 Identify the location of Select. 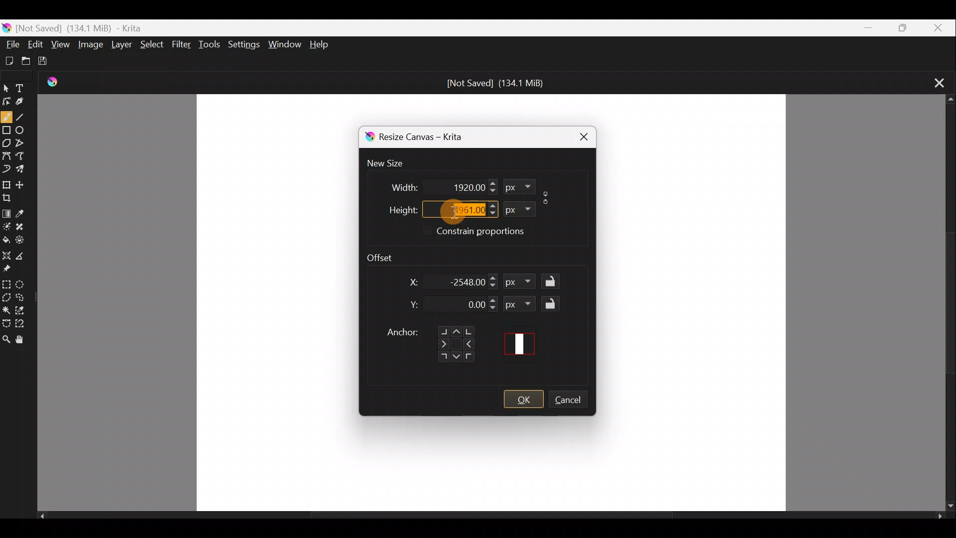
(152, 44).